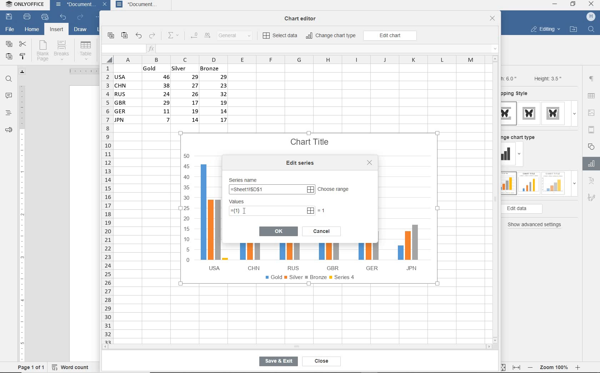 The height and width of the screenshot is (373, 600). I want to click on image, so click(592, 113).